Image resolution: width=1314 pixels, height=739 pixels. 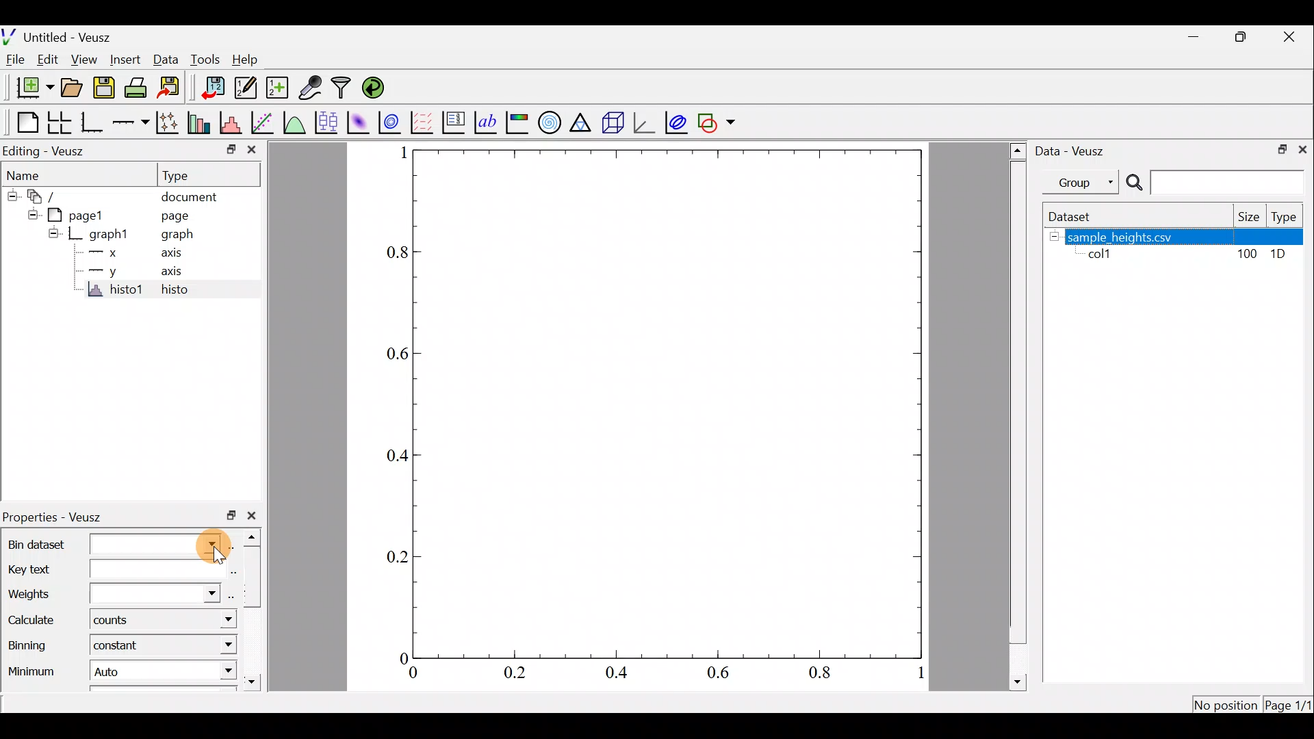 What do you see at coordinates (676, 122) in the screenshot?
I see `plot covariance ellipses` at bounding box center [676, 122].